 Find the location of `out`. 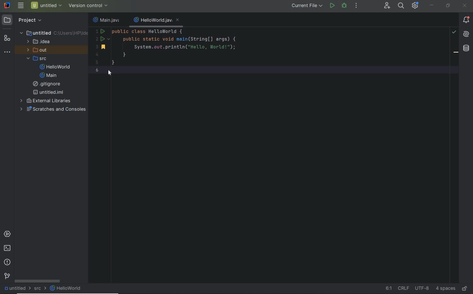

out is located at coordinates (38, 50).